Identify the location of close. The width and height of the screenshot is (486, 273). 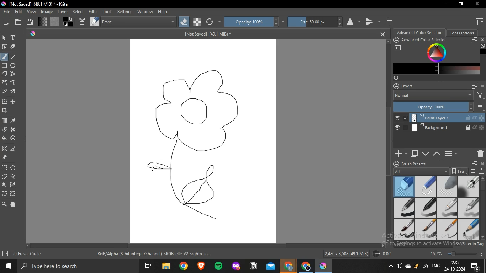
(482, 39).